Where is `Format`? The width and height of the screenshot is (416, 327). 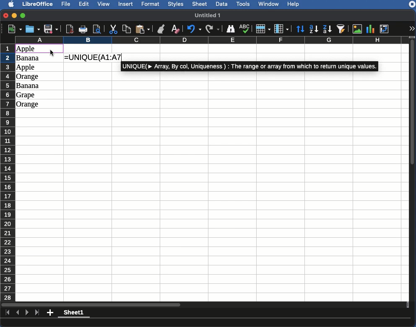 Format is located at coordinates (151, 4).